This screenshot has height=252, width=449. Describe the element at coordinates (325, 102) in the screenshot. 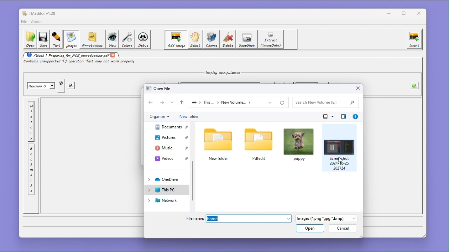

I see `Search New Volume (E:)` at that location.